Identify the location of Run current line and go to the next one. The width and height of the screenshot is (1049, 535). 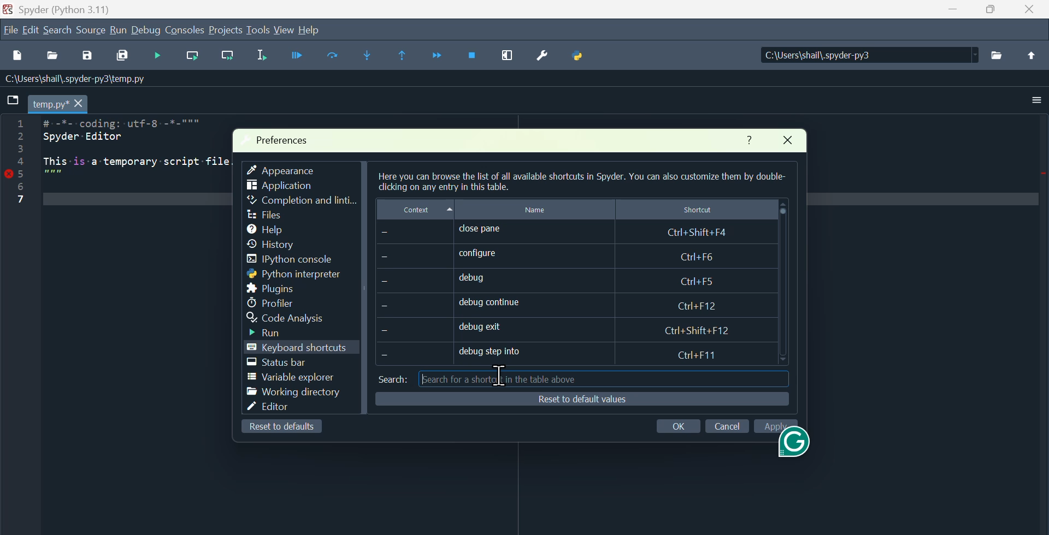
(227, 56).